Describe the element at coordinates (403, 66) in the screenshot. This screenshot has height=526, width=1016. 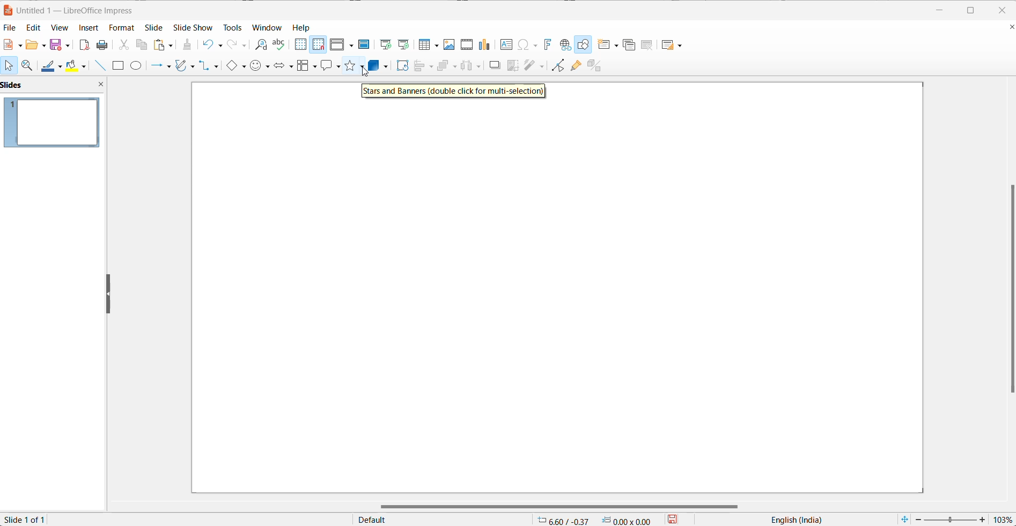
I see `rotate` at that location.